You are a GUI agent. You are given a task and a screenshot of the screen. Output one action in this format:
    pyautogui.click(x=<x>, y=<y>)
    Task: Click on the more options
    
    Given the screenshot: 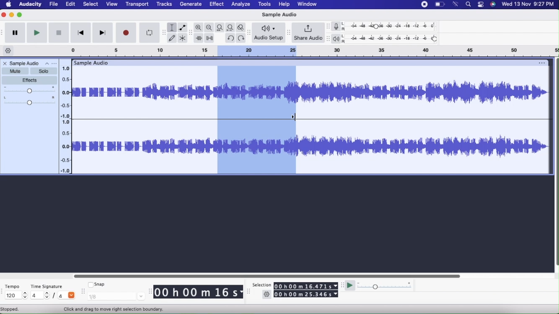 What is the action you would take?
    pyautogui.click(x=51, y=63)
    